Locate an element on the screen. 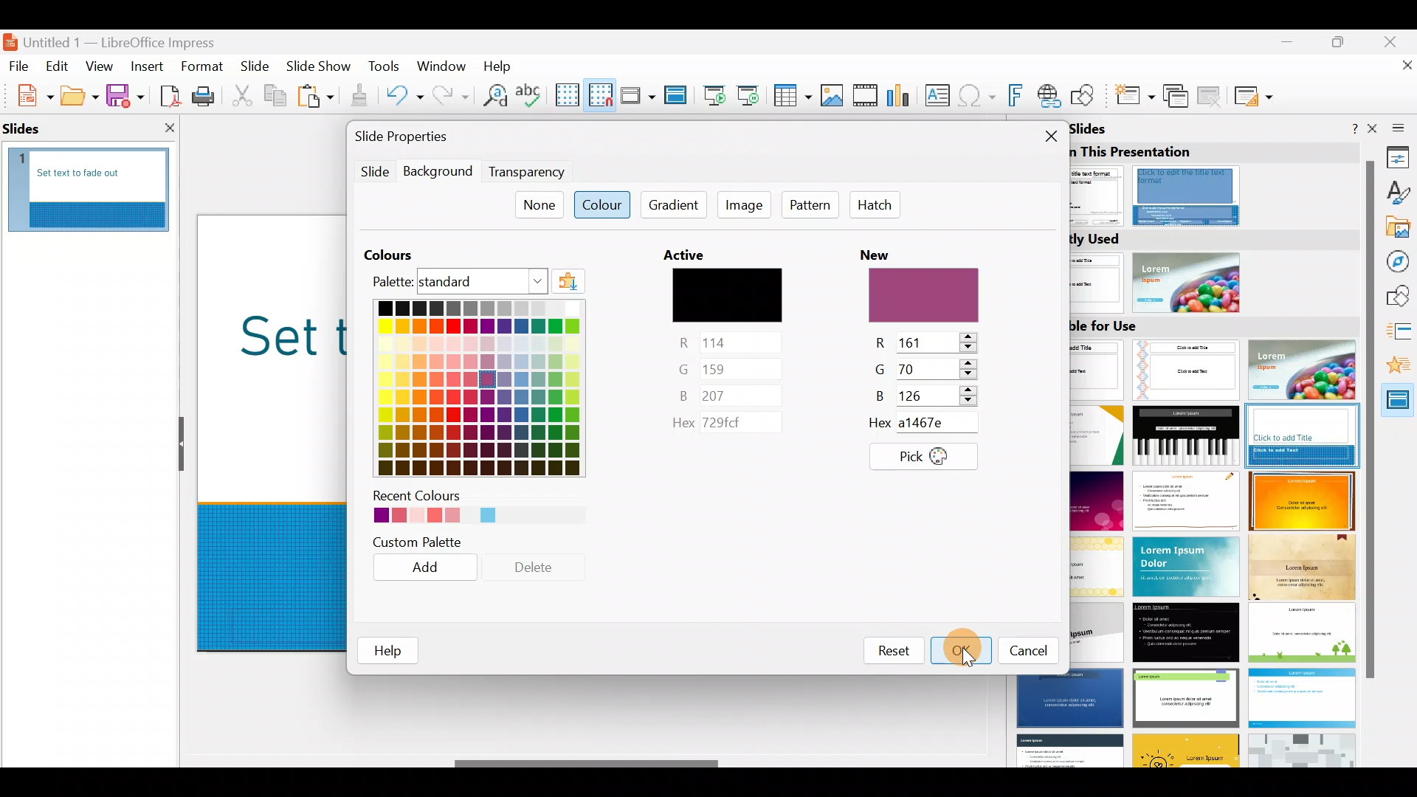  OK is located at coordinates (956, 649).